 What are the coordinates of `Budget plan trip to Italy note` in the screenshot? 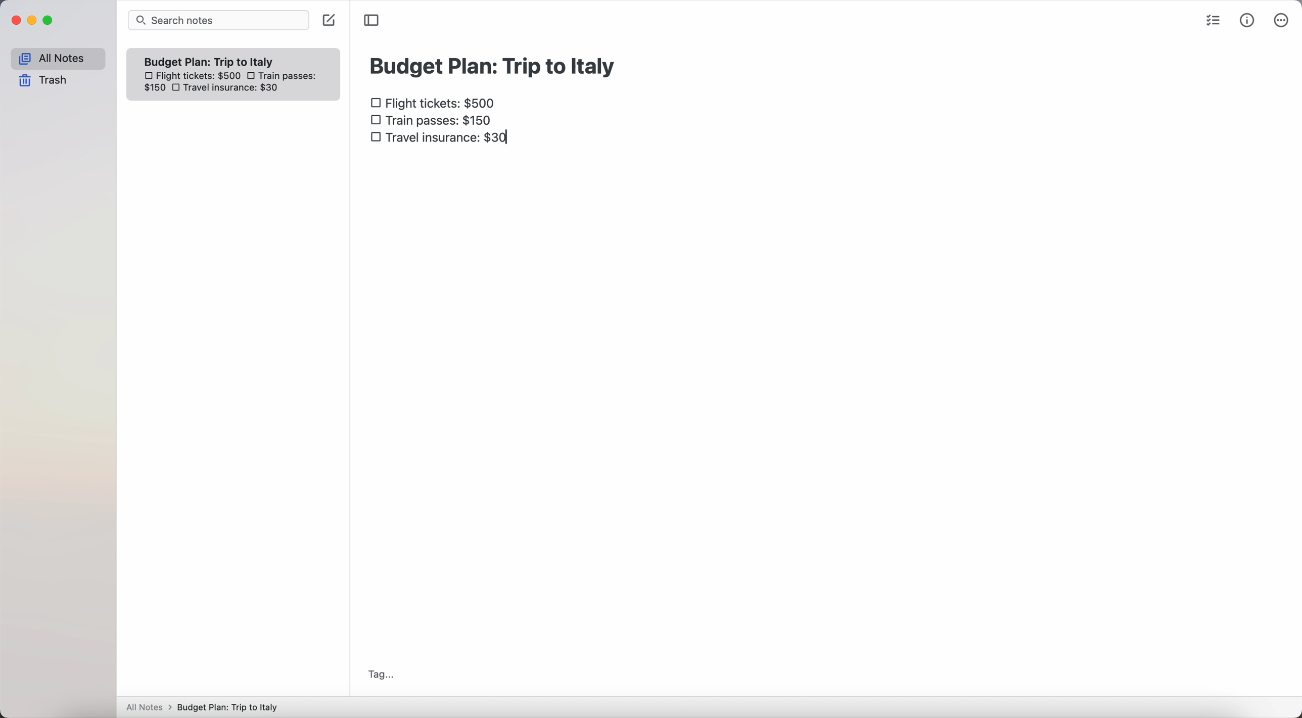 It's located at (210, 61).